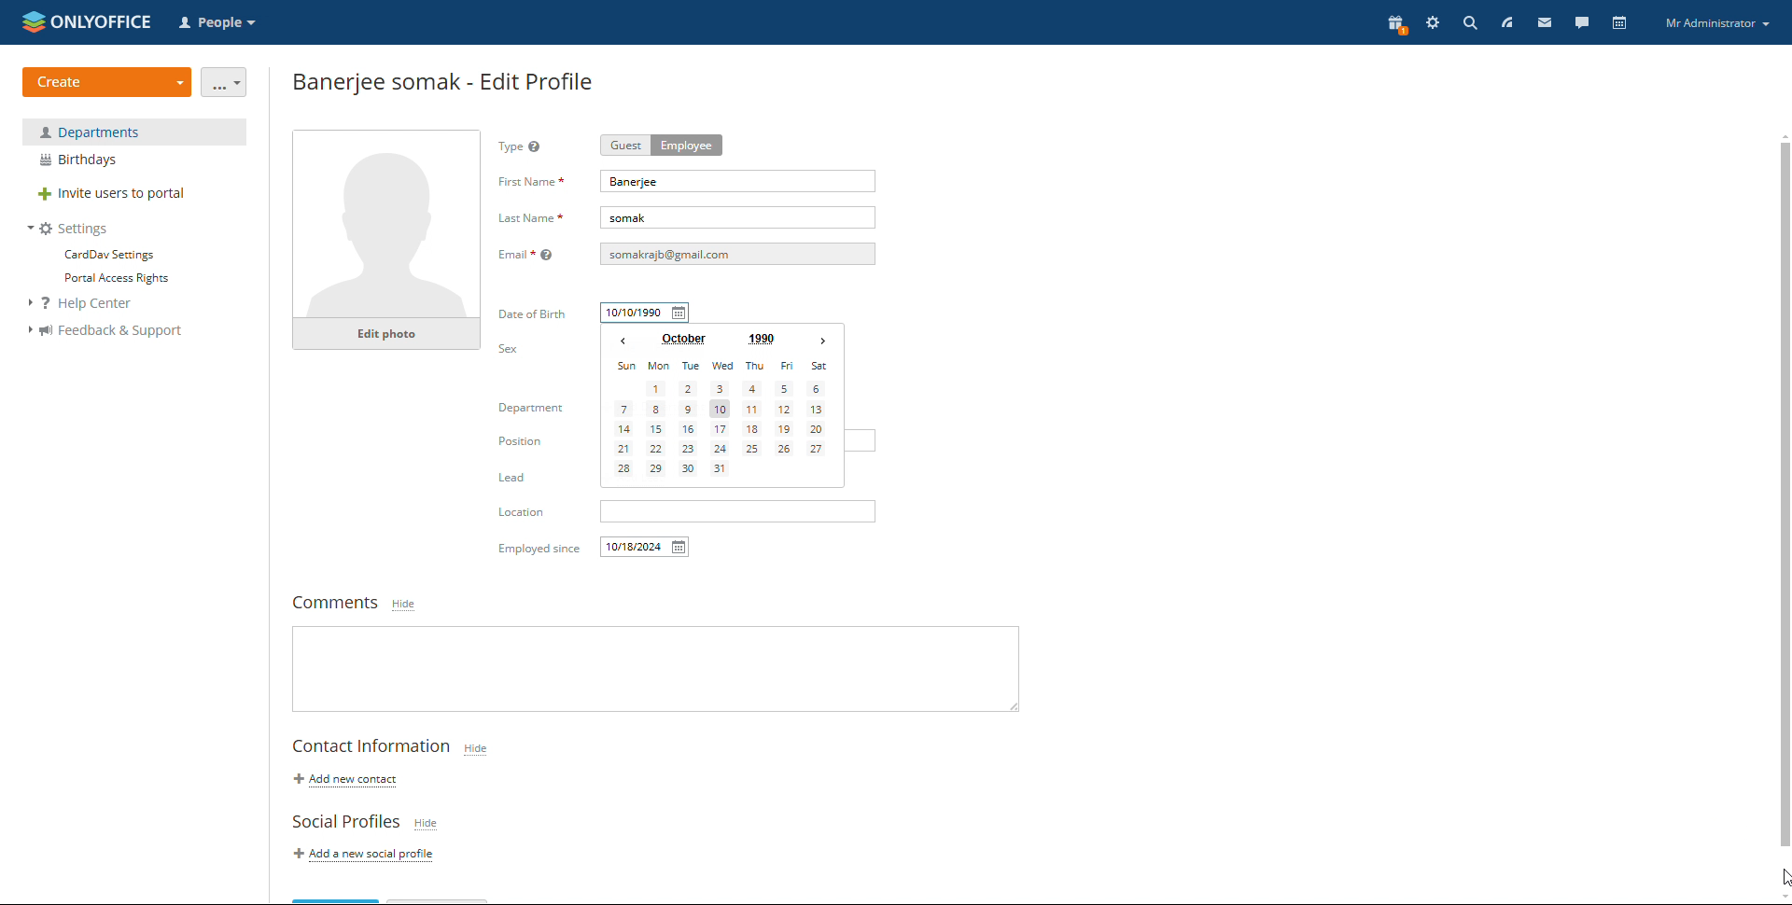 Image resolution: width=1792 pixels, height=905 pixels. Describe the element at coordinates (624, 341) in the screenshot. I see `previous month` at that location.